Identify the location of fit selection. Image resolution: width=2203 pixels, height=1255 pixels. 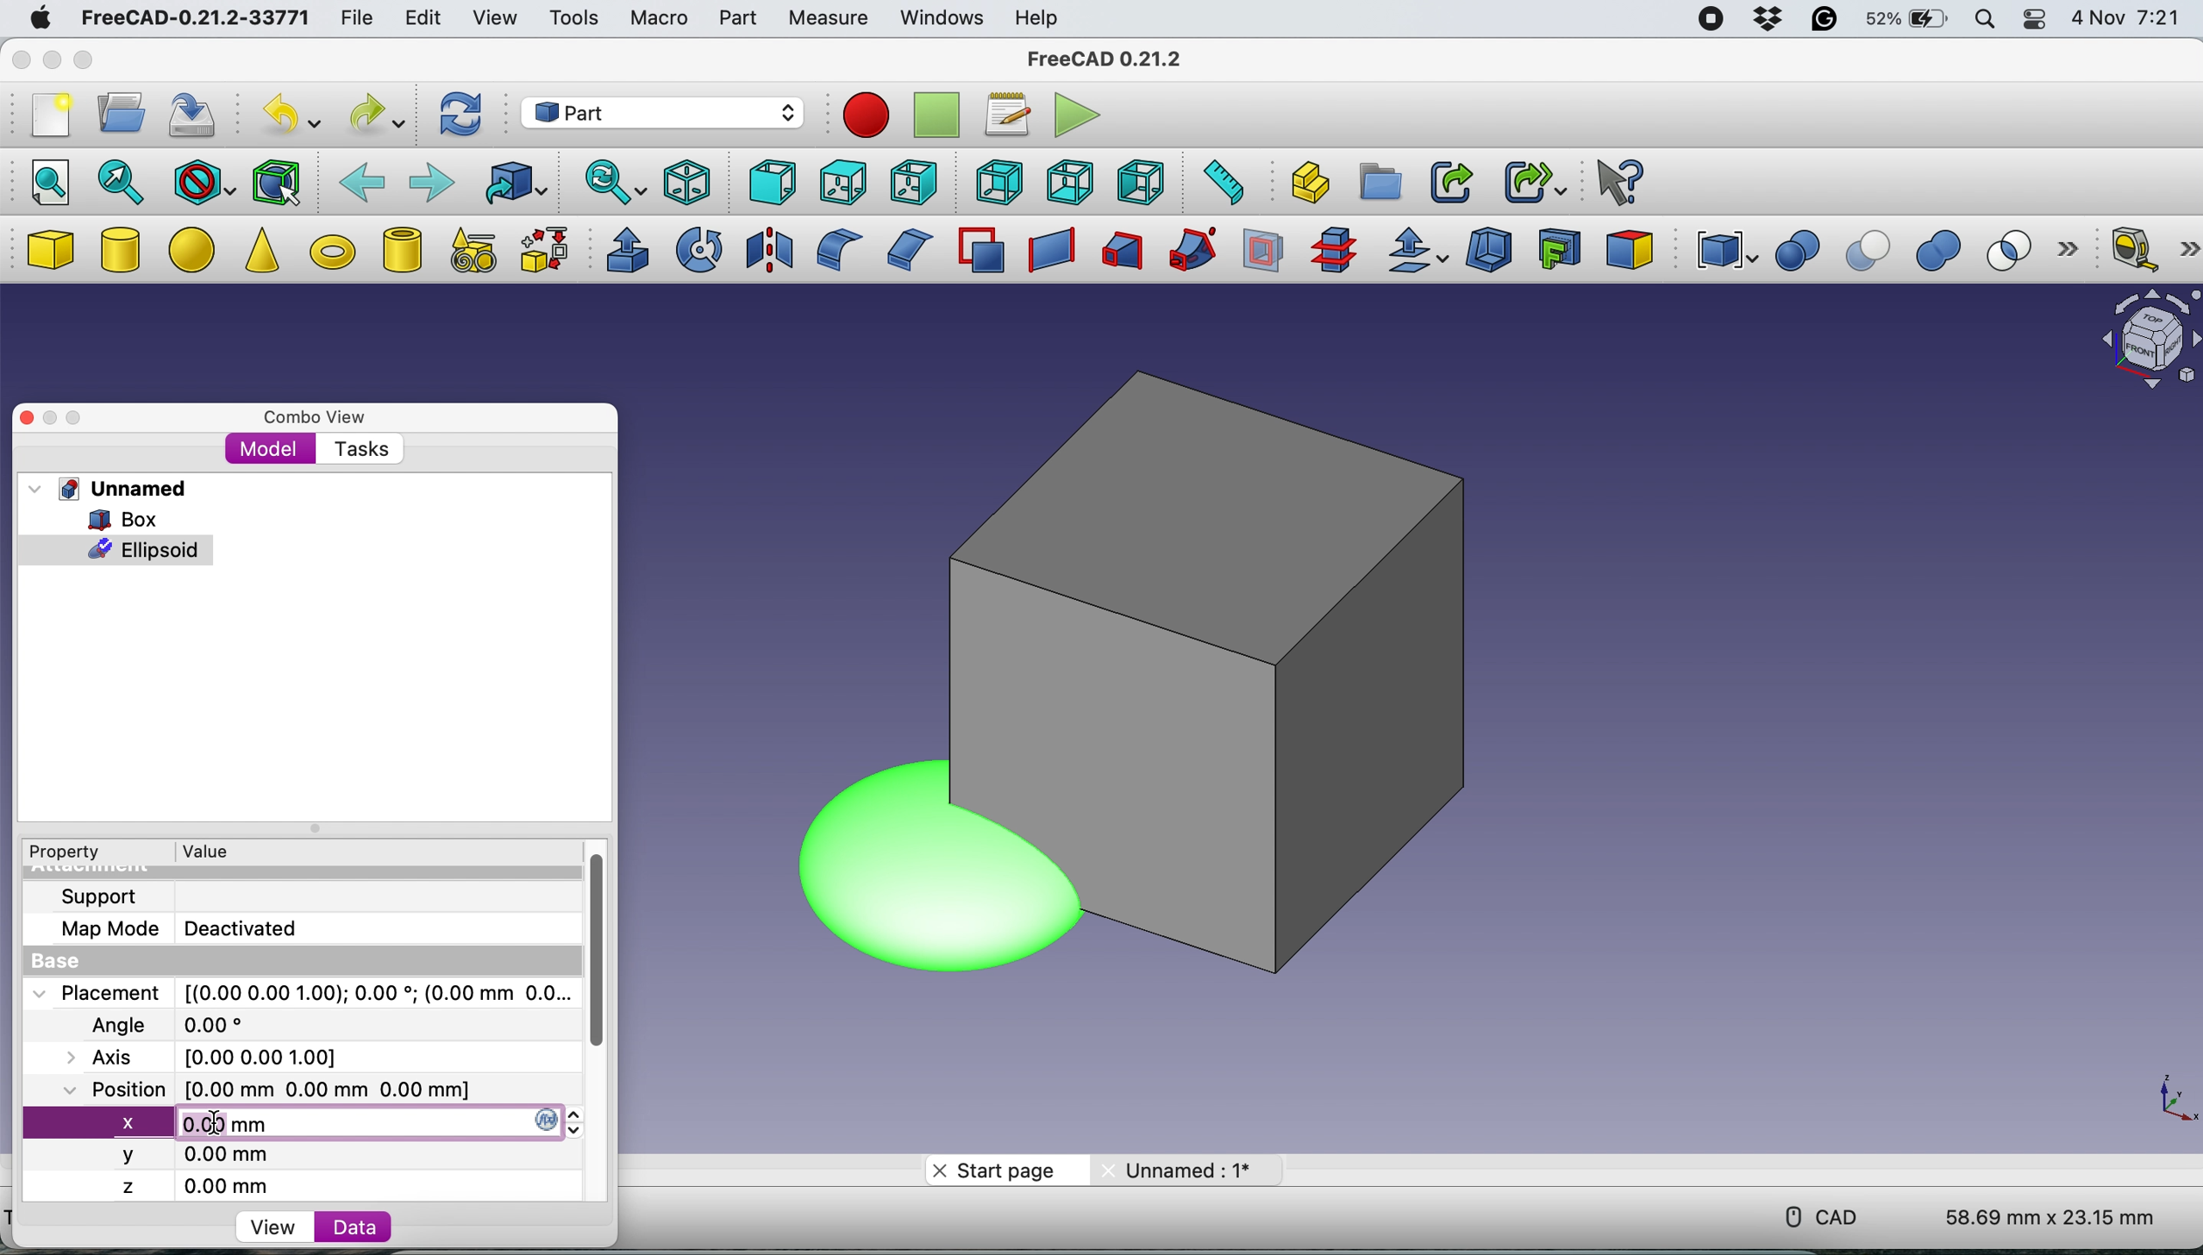
(122, 181).